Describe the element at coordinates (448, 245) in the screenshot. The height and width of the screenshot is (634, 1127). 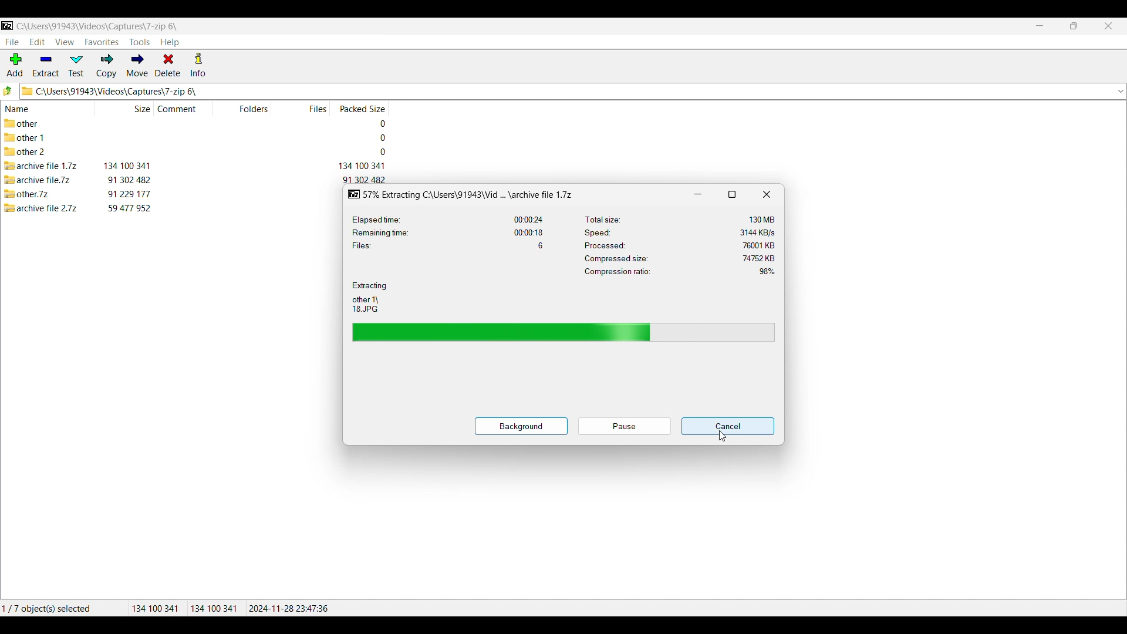
I see `Files: 6` at that location.